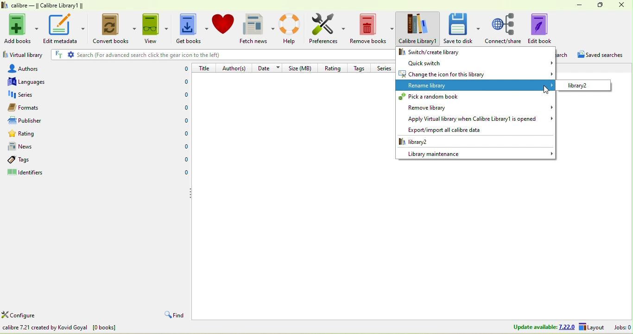  Describe the element at coordinates (475, 107) in the screenshot. I see `remove library` at that location.